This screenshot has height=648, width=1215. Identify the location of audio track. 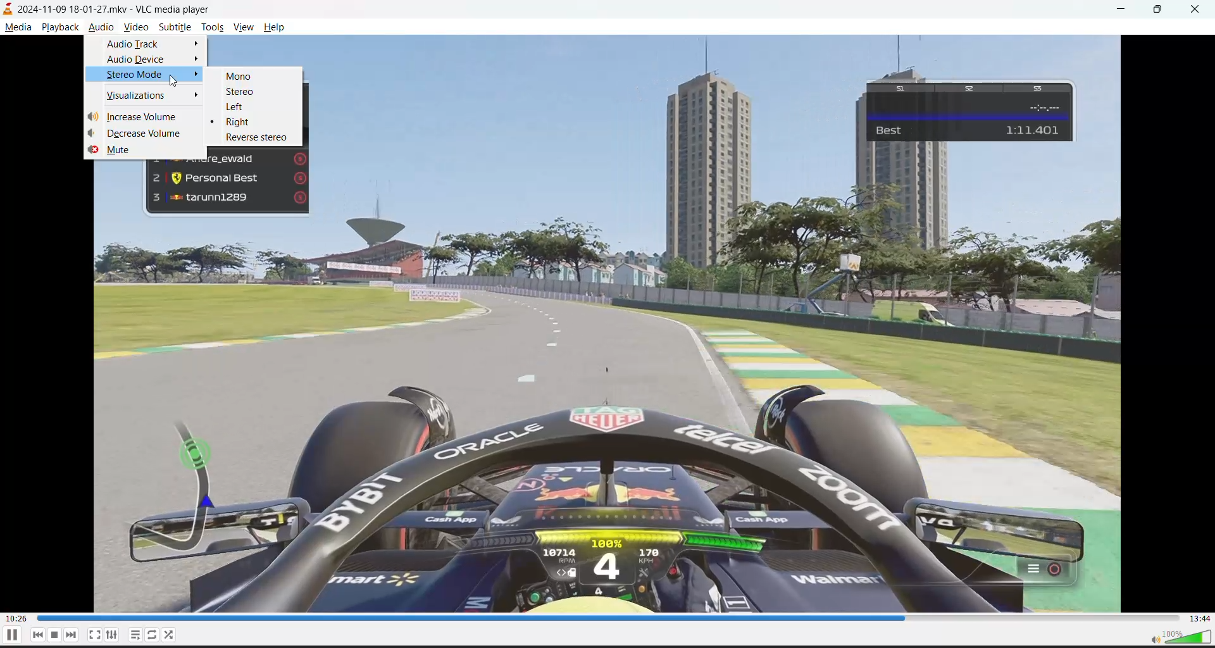
(152, 44).